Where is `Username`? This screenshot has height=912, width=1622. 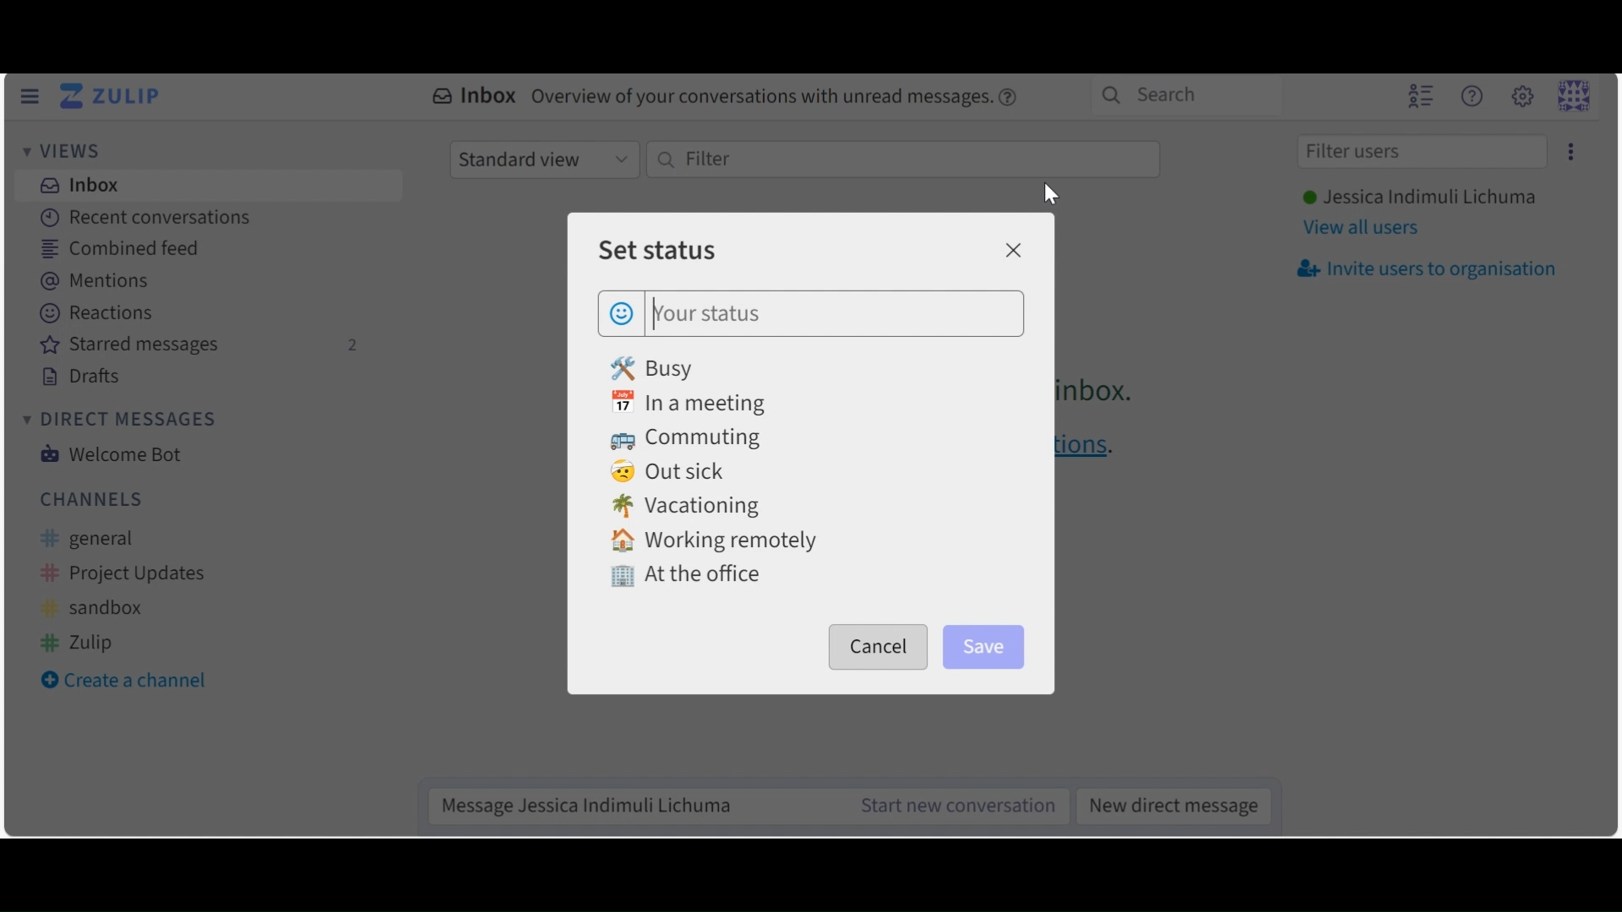
Username is located at coordinates (1417, 198).